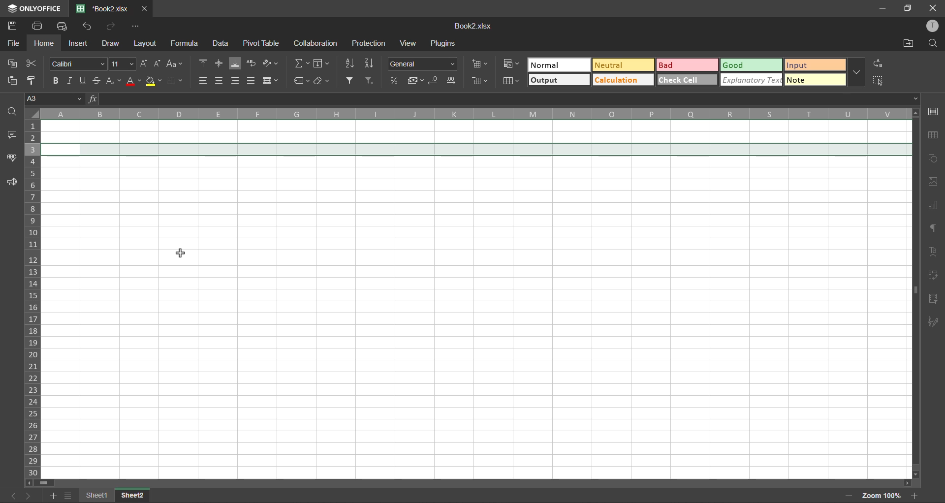 Image resolution: width=945 pixels, height=503 pixels. I want to click on *Book2.xlsx, so click(104, 8).